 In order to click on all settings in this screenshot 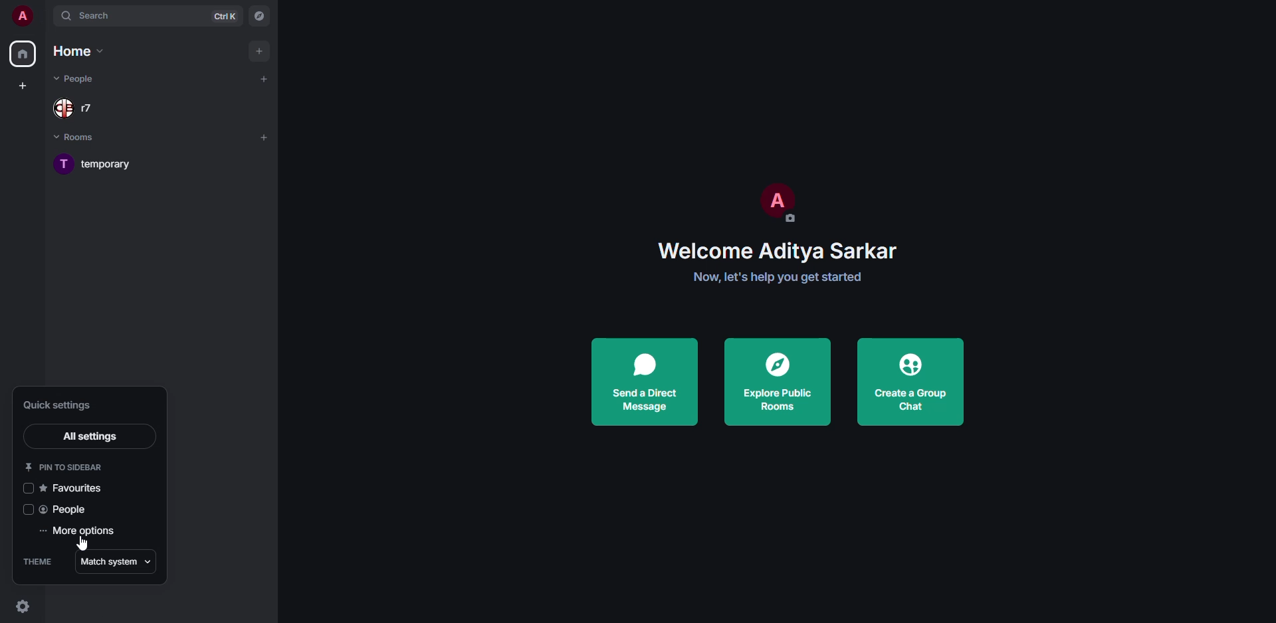, I will do `click(90, 435)`.